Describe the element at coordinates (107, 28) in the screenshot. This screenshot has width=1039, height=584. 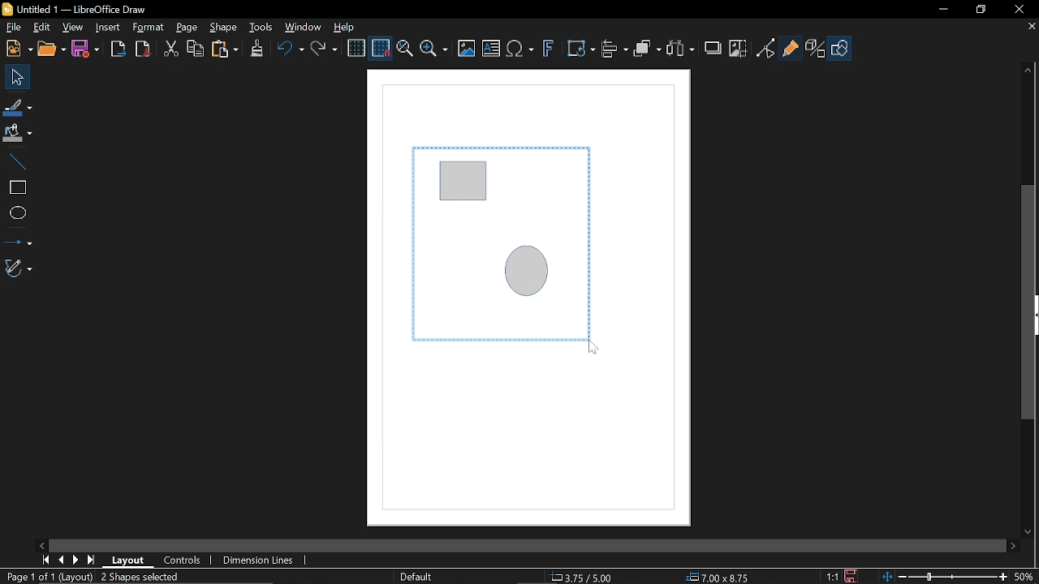
I see `Insert` at that location.